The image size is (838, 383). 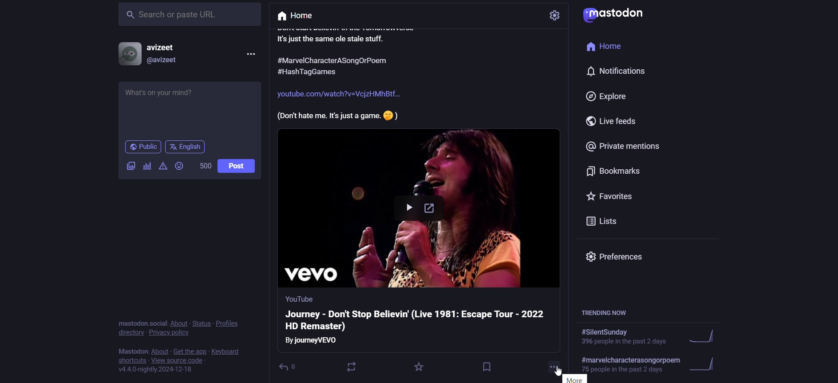 I want to click on post thumbnail, so click(x=420, y=210).